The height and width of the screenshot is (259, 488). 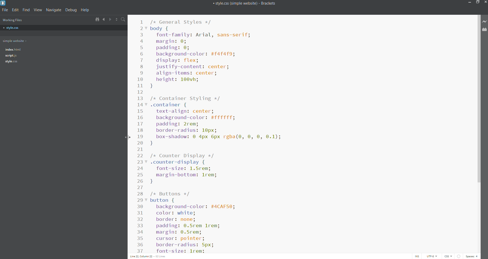 What do you see at coordinates (38, 28) in the screenshot?
I see `style.css` at bounding box center [38, 28].